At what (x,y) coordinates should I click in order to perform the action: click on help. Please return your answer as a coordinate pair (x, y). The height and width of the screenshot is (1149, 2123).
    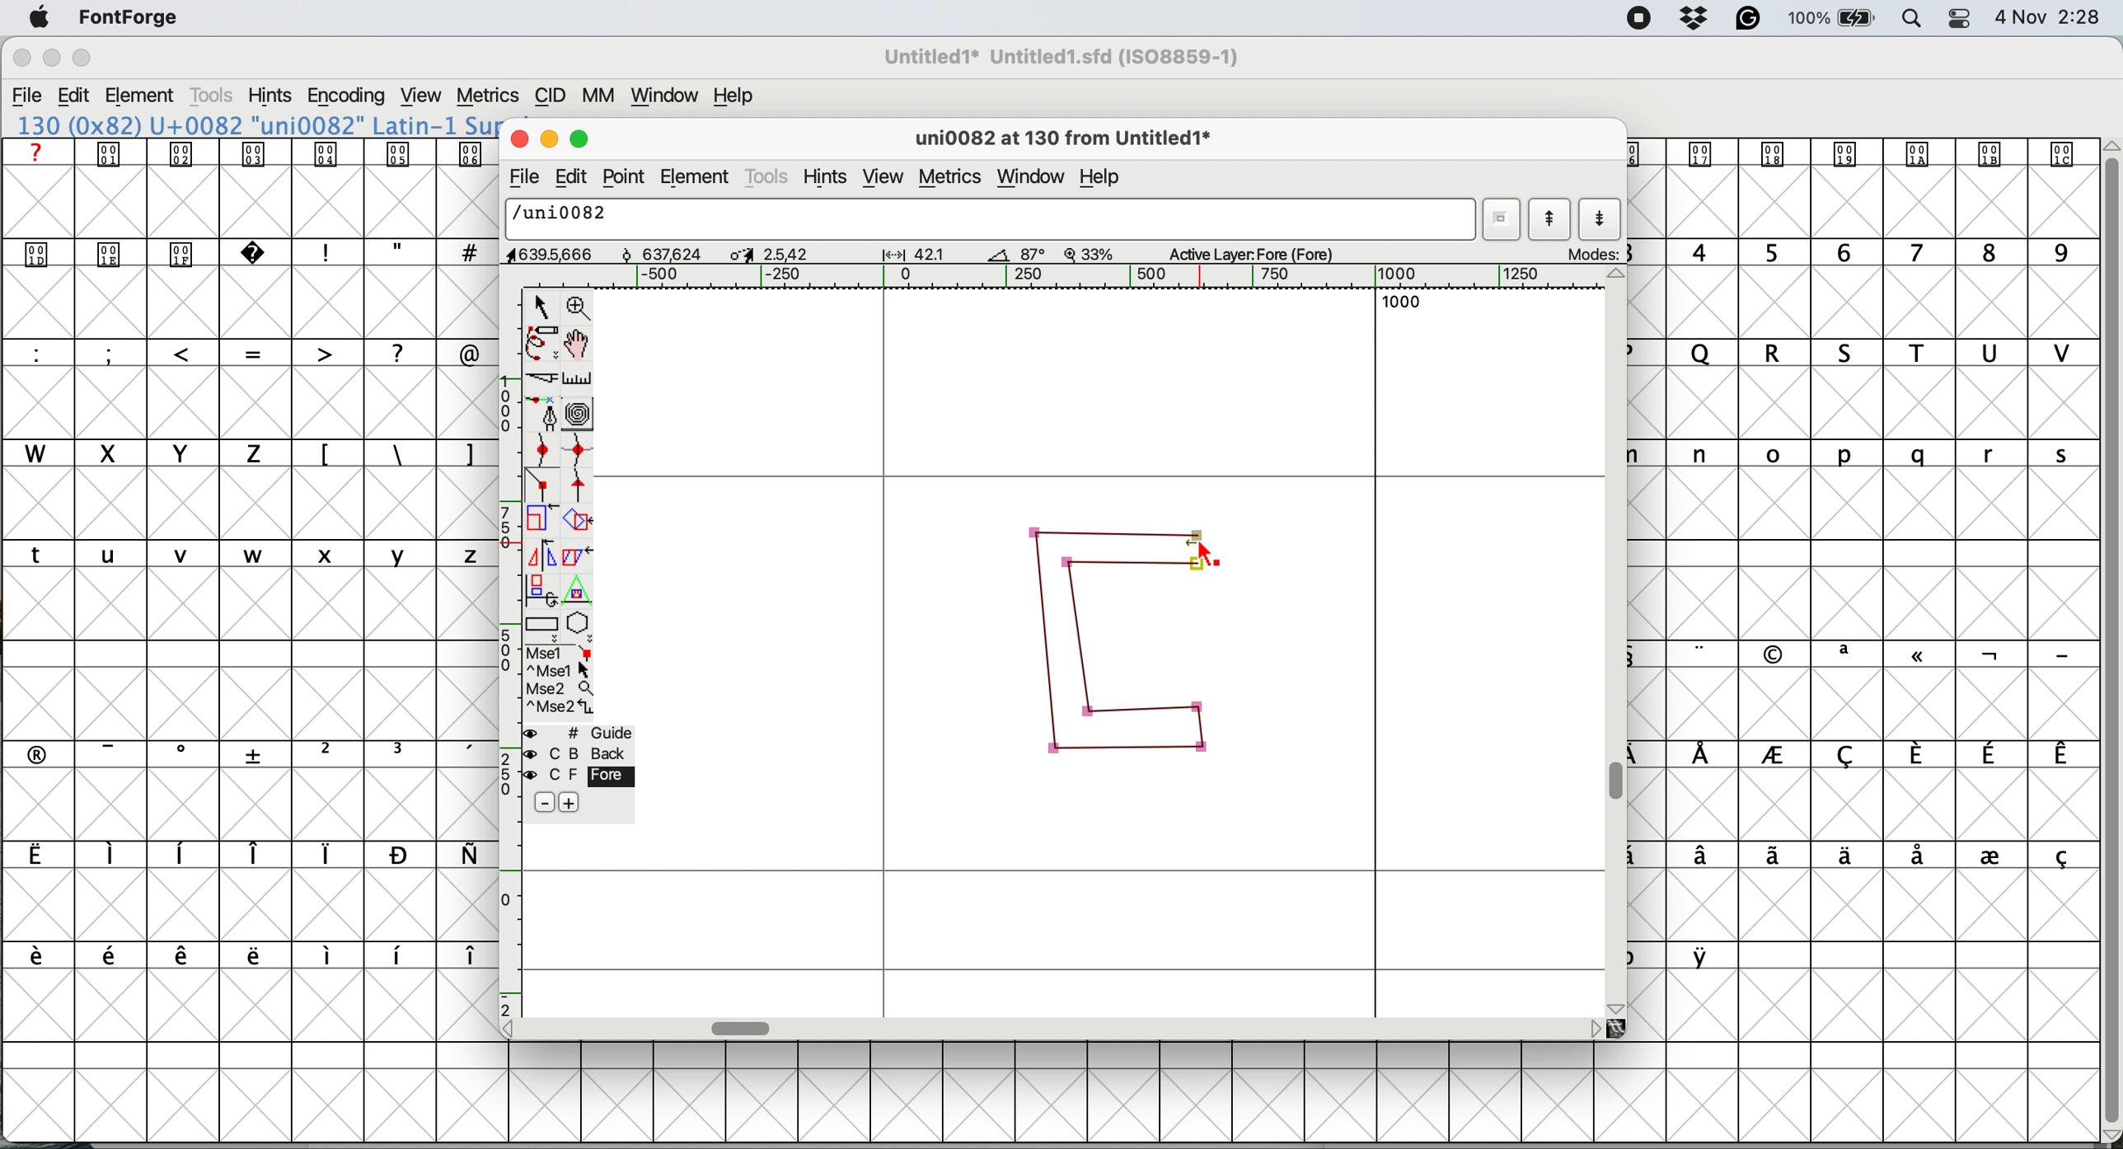
    Looking at the image, I should click on (1104, 180).